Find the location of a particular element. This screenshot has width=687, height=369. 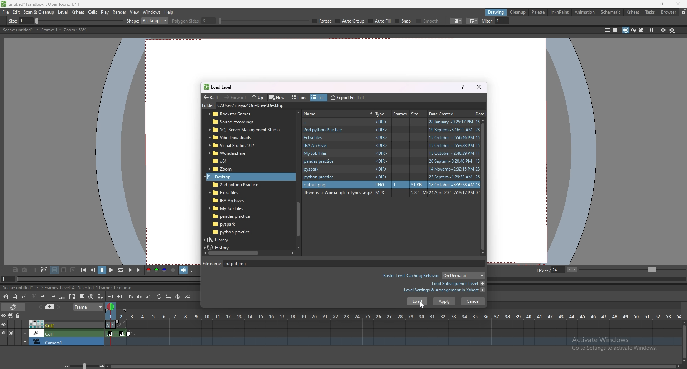

smooth is located at coordinates (554, 21).